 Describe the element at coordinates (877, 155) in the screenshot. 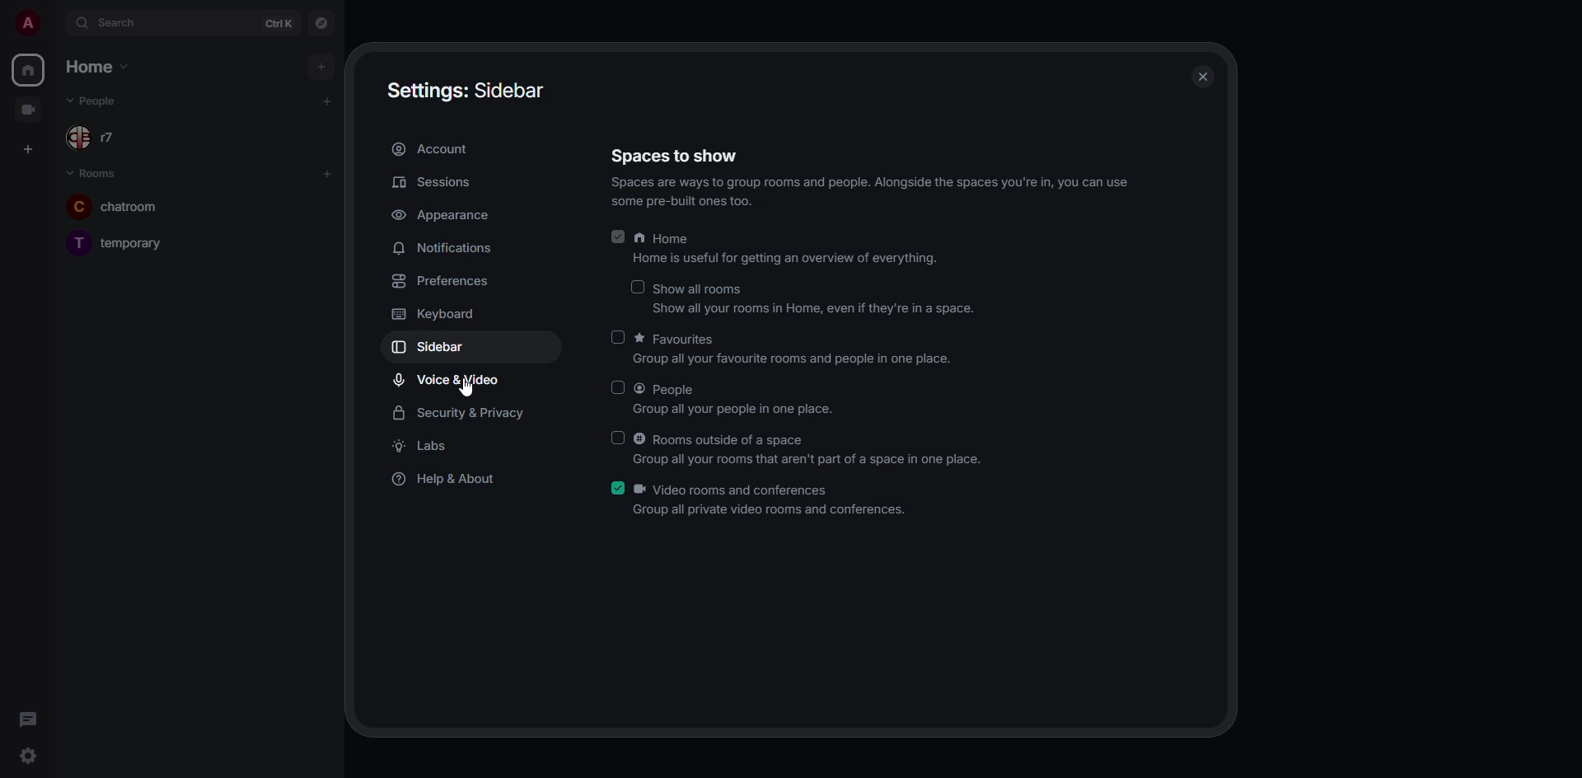

I see `spaces to show` at that location.